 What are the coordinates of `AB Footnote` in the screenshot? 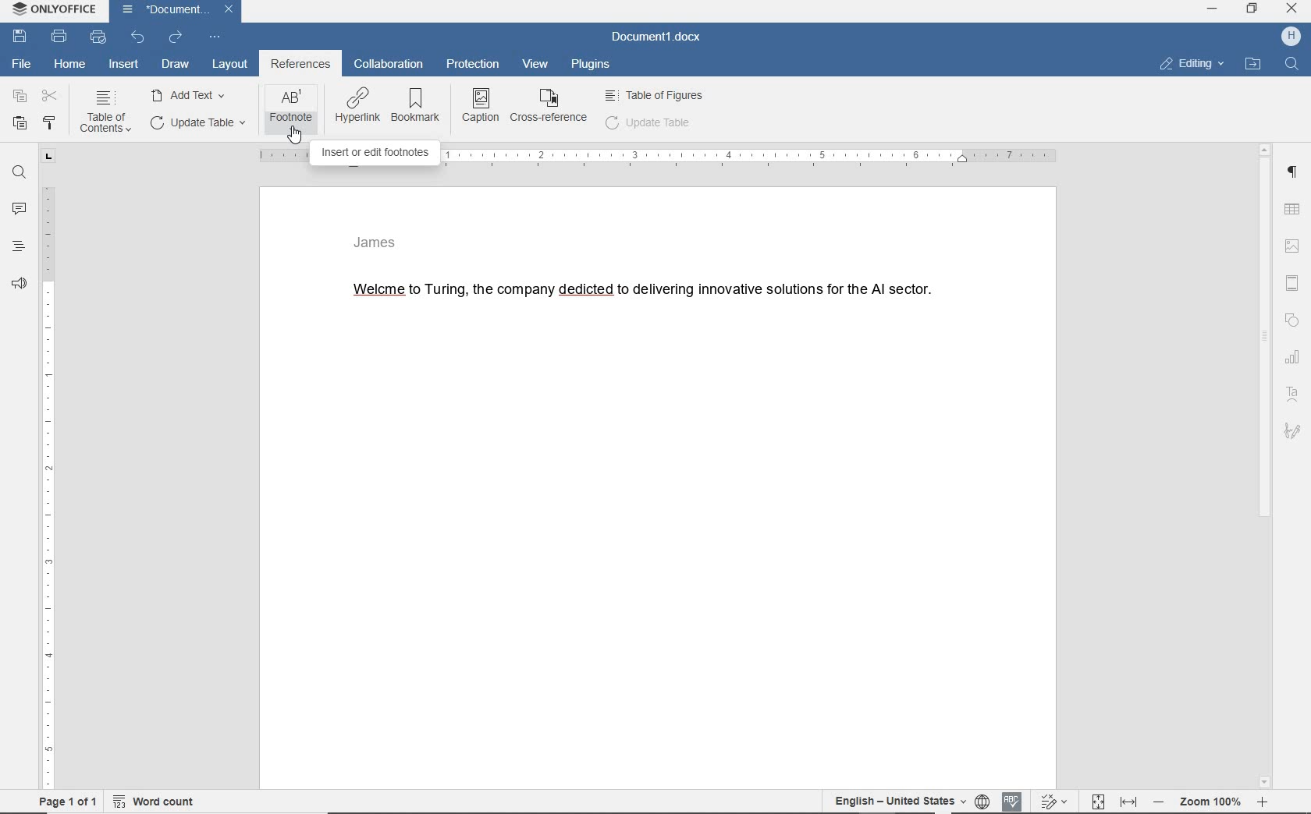 It's located at (291, 110).